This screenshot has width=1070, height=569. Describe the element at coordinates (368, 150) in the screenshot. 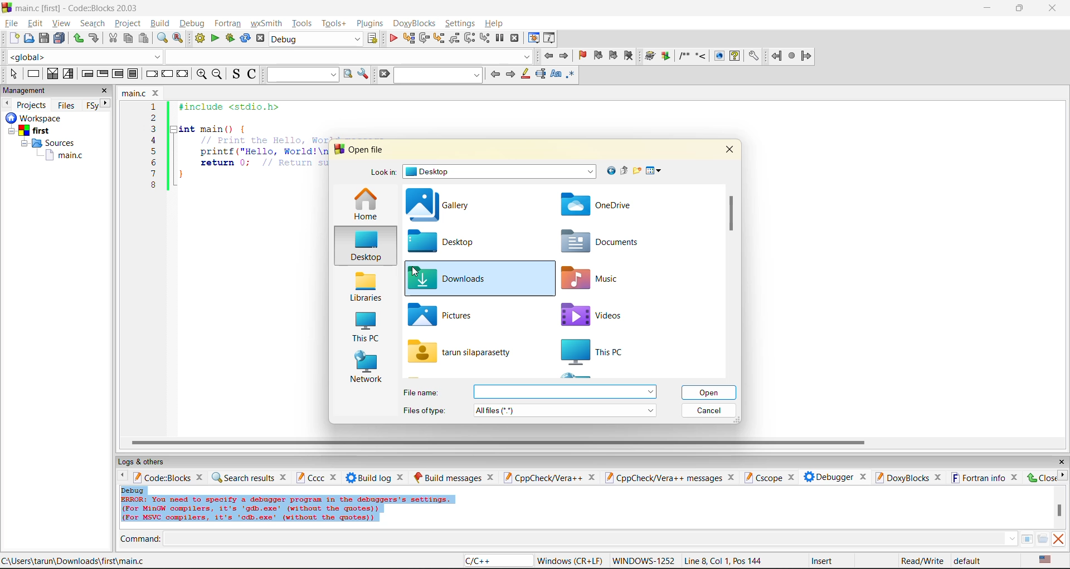

I see `open file` at that location.